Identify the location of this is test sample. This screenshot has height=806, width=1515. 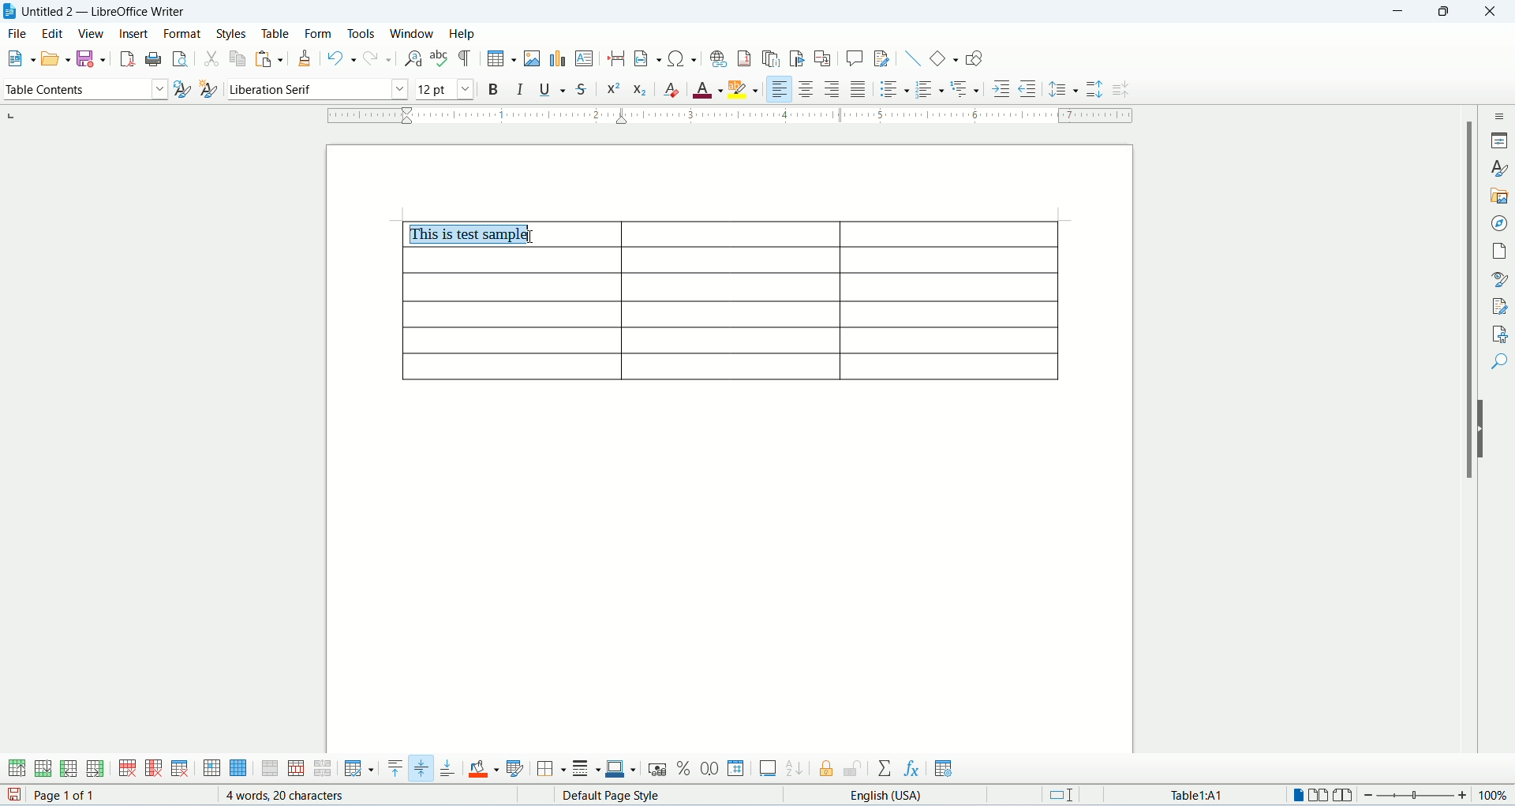
(473, 234).